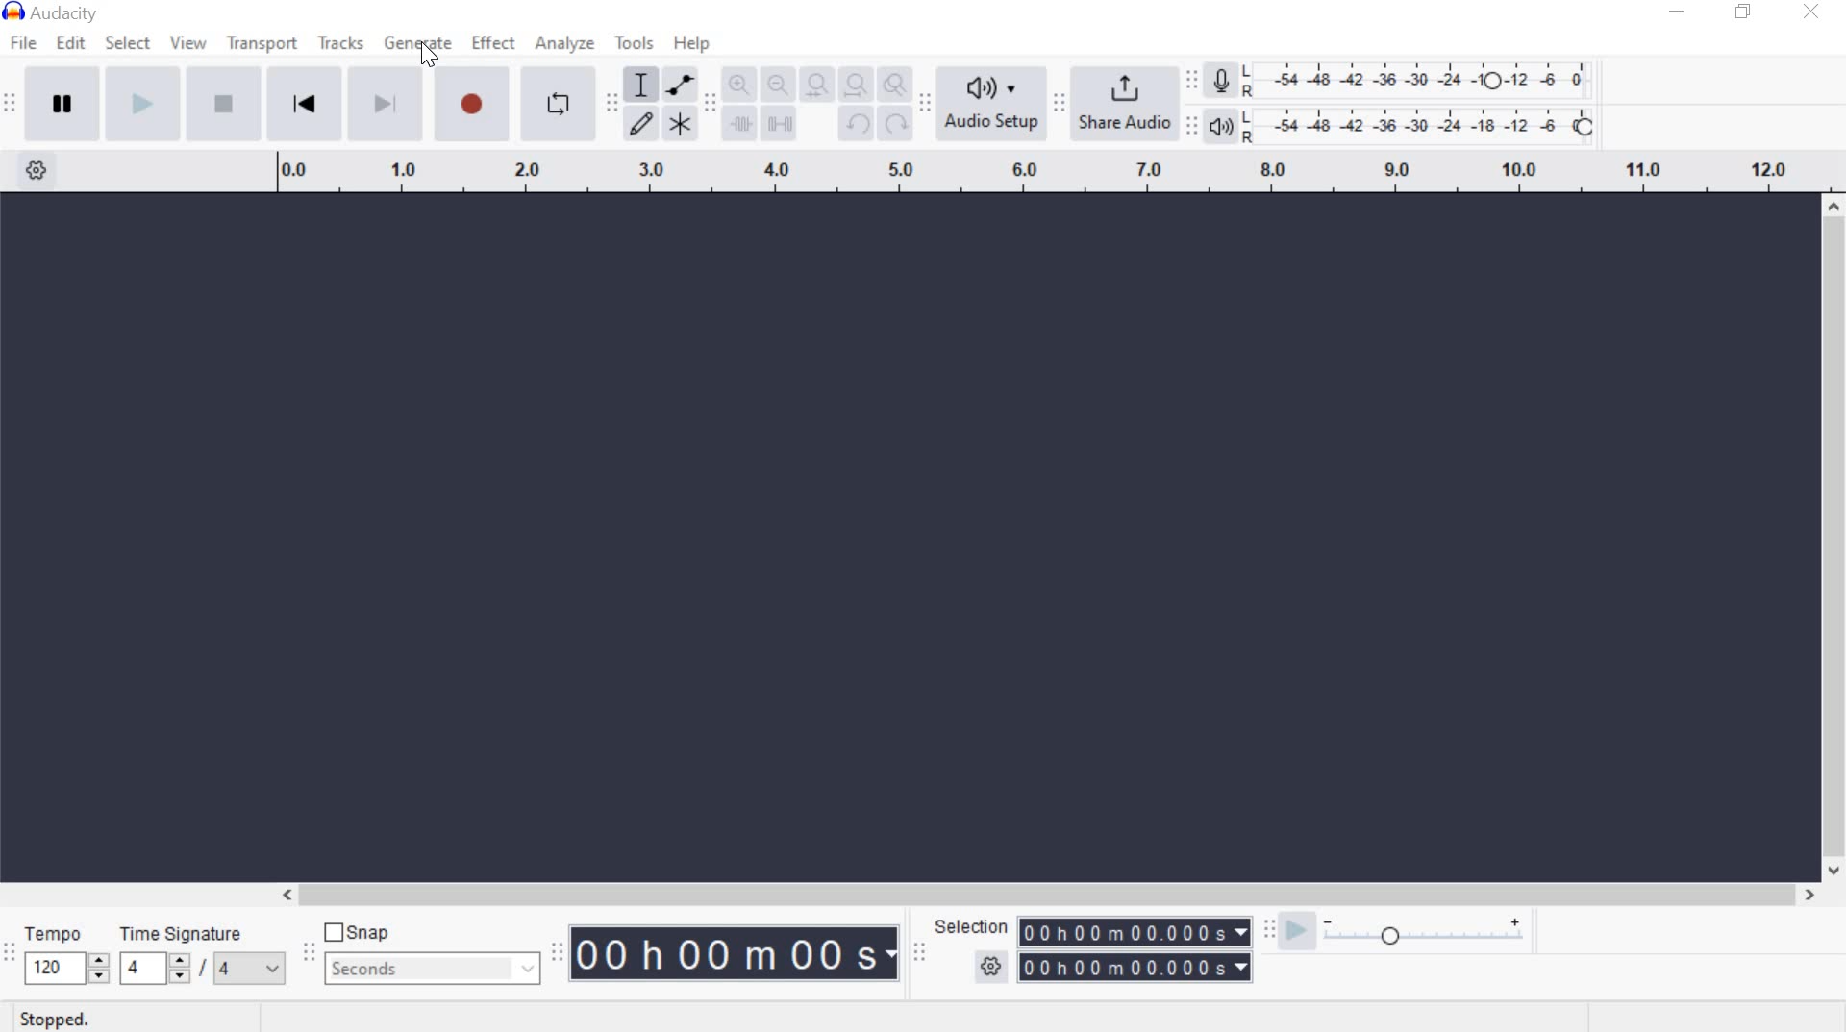 The height and width of the screenshot is (1032, 1846). I want to click on Fit selection to width, so click(812, 83).